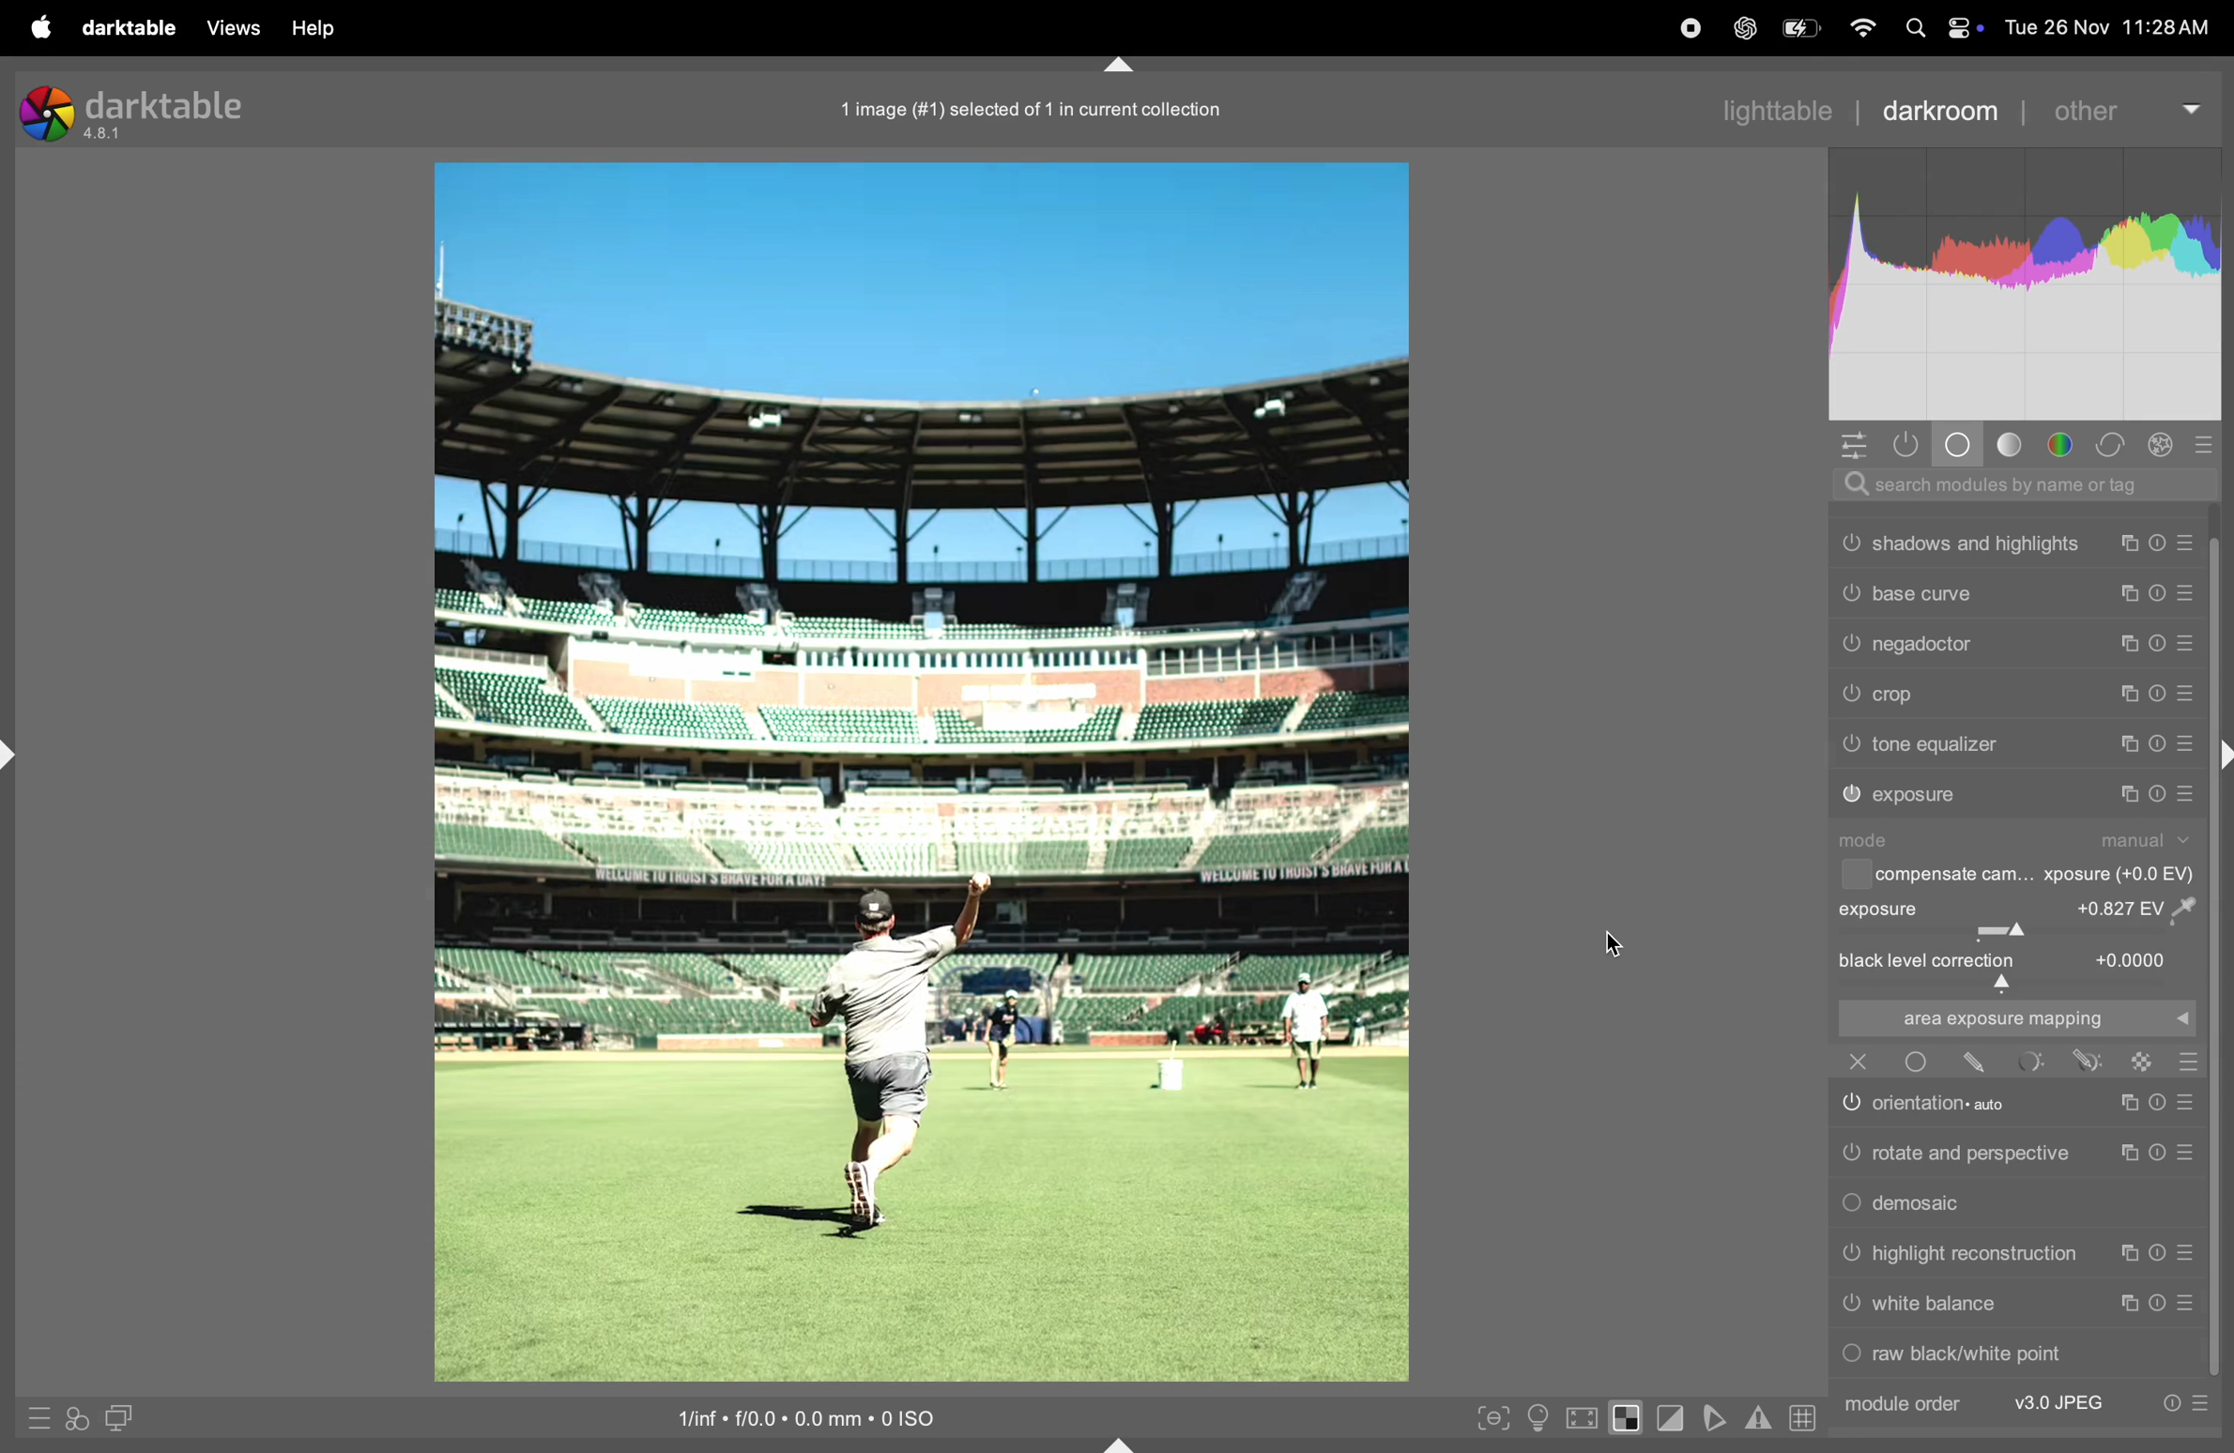 The image size is (2234, 1453). Describe the element at coordinates (1864, 30) in the screenshot. I see `wifi` at that location.